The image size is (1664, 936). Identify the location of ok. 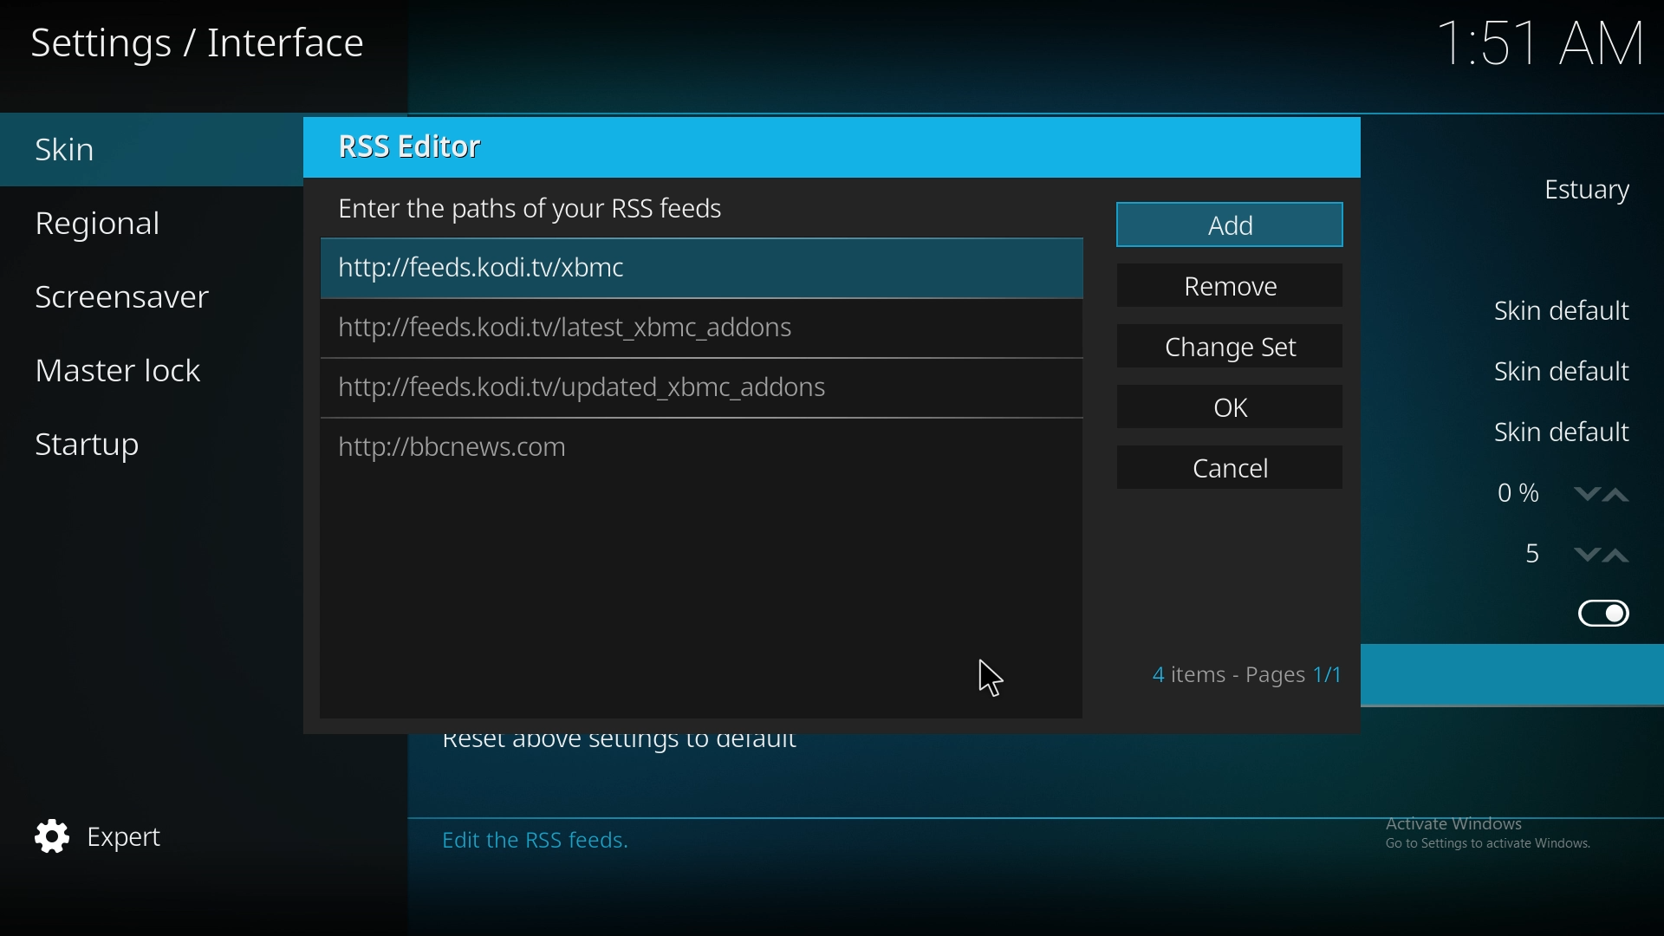
(1233, 402).